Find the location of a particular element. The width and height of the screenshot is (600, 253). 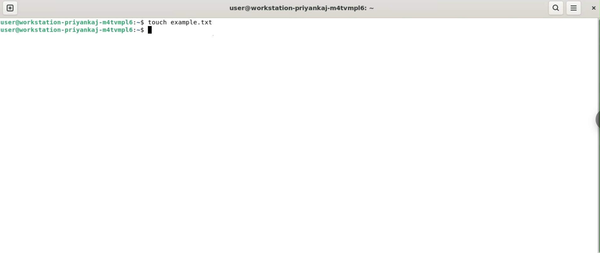

search is located at coordinates (556, 8).